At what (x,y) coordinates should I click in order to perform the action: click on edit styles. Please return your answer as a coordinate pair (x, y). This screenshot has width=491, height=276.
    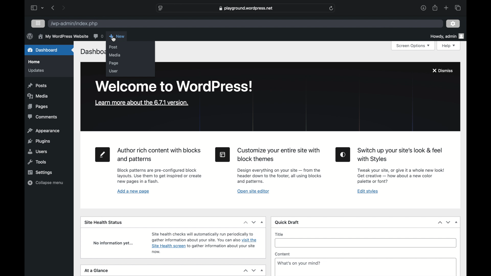
    Looking at the image, I should click on (368, 191).